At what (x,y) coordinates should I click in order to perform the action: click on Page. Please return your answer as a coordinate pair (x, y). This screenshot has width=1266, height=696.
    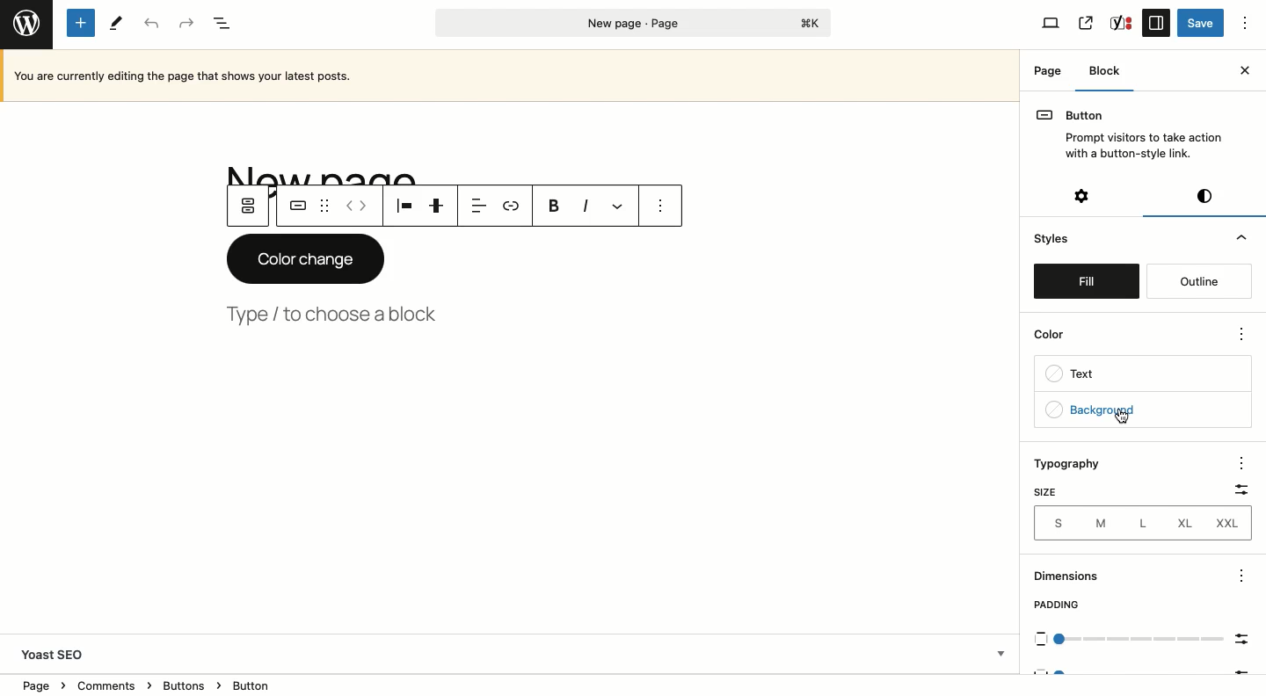
    Looking at the image, I should click on (1048, 70).